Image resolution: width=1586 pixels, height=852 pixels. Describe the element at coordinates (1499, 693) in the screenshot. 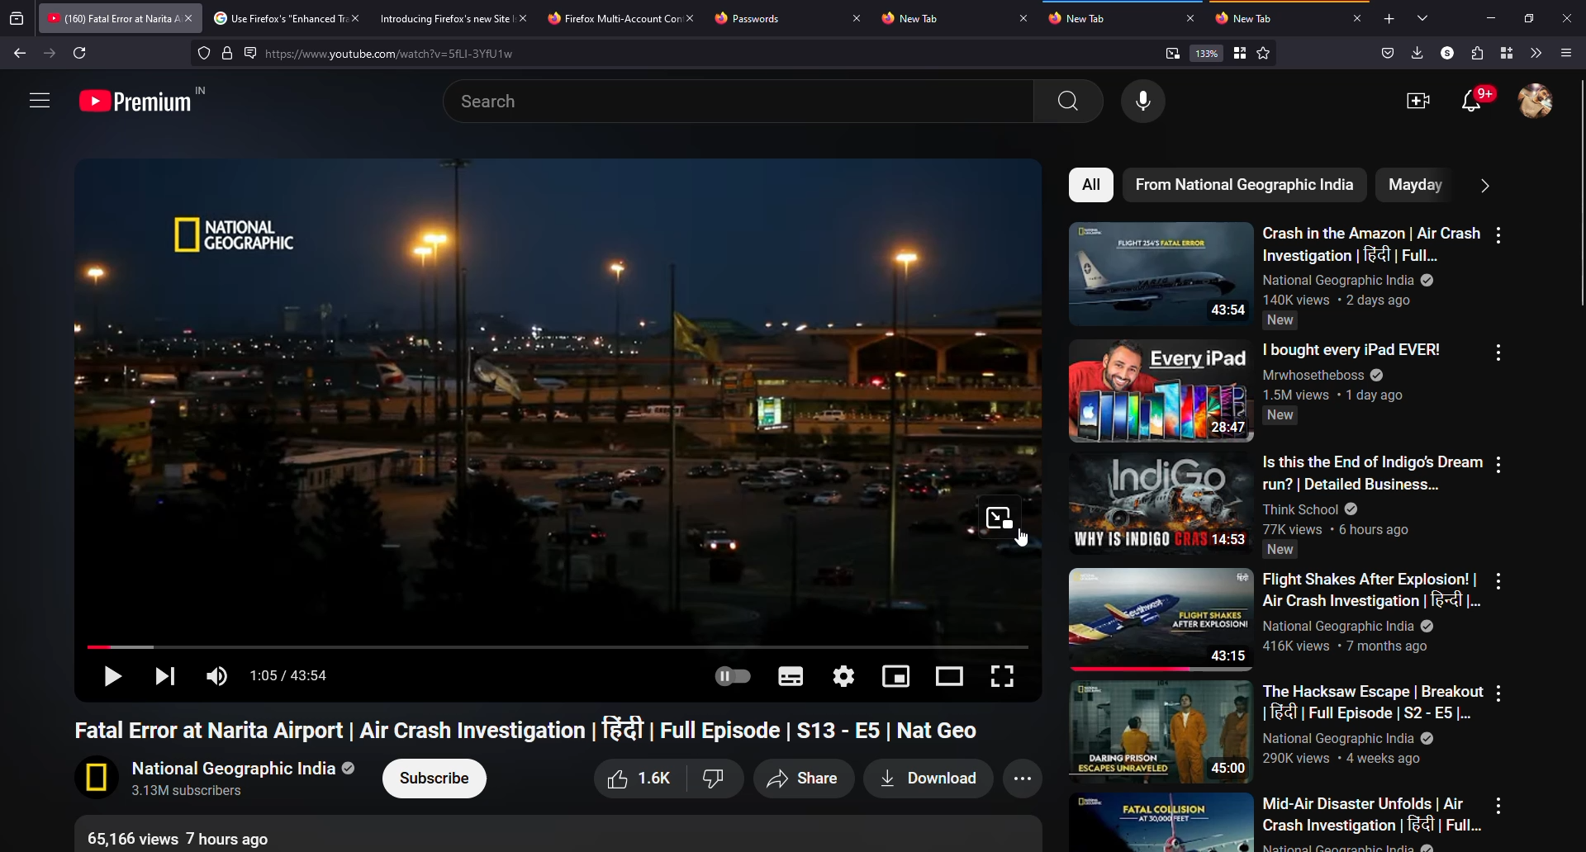

I see `more` at that location.